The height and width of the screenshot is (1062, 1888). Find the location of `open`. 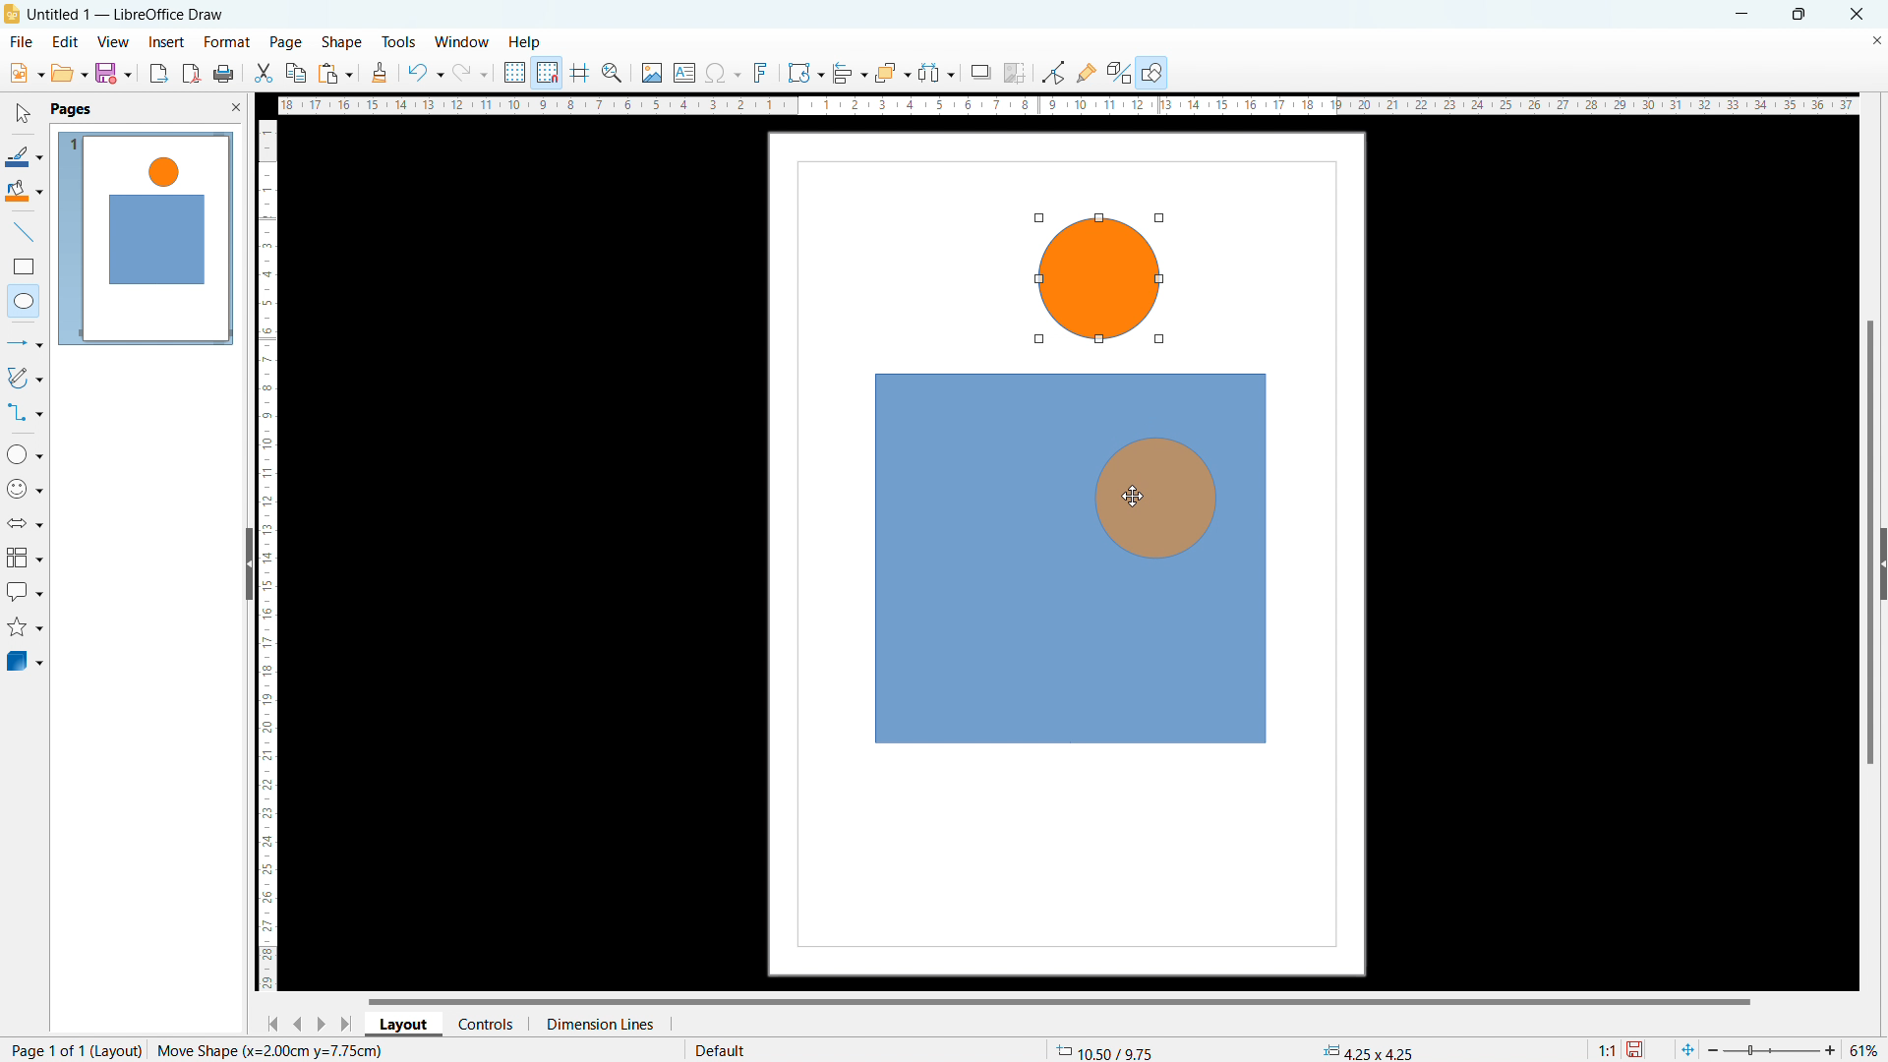

open is located at coordinates (69, 73).